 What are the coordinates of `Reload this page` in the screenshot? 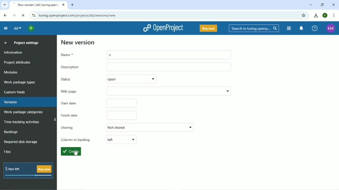 It's located at (23, 15).